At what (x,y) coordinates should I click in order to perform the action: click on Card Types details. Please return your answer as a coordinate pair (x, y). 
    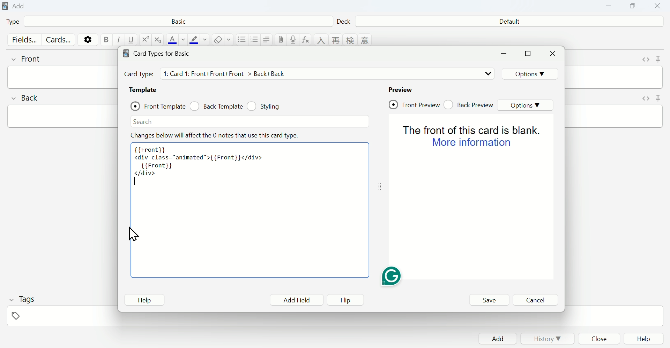
    Looking at the image, I should click on (212, 73).